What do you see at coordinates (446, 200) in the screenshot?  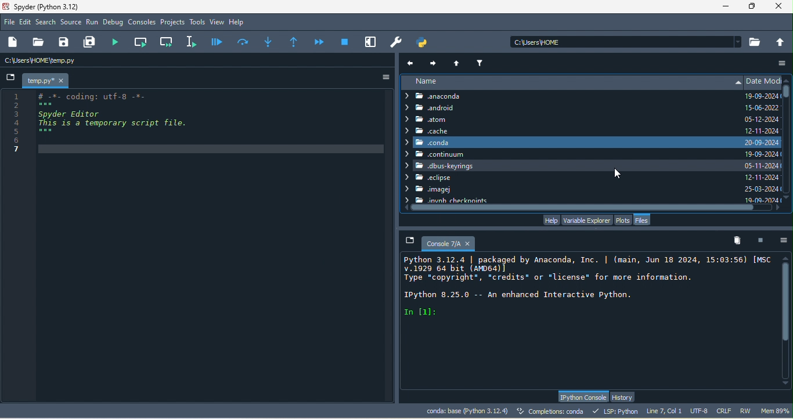 I see `checkpoints` at bounding box center [446, 200].